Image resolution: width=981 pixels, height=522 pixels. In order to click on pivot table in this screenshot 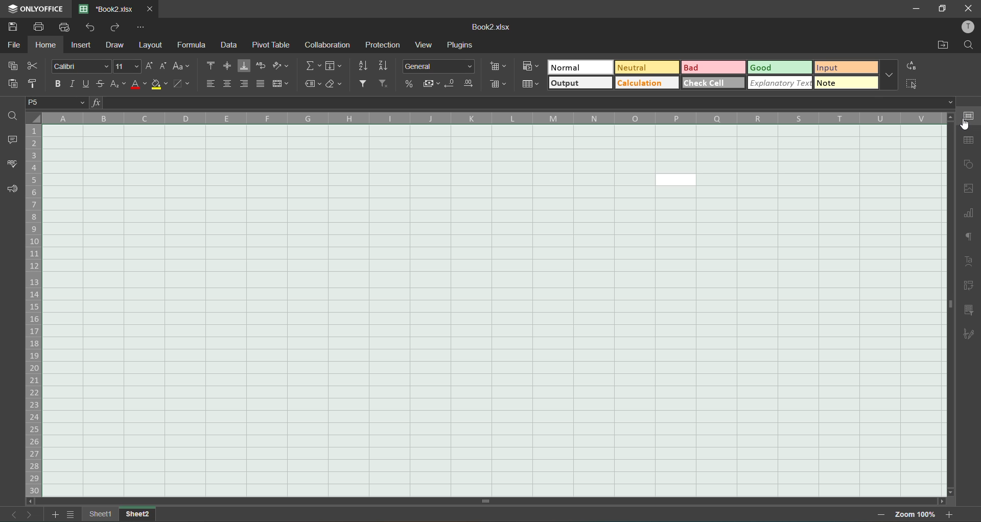, I will do `click(272, 44)`.